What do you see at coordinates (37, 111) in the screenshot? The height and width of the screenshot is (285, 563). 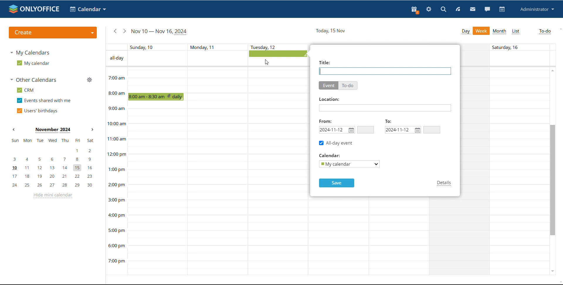 I see `users' birthdays` at bounding box center [37, 111].